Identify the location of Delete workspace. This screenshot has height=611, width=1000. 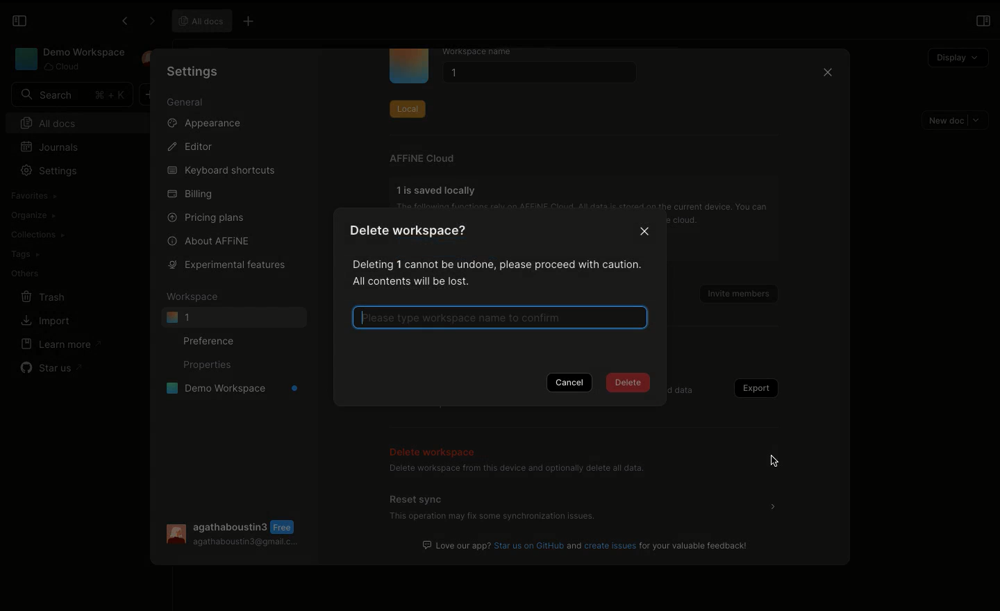
(435, 450).